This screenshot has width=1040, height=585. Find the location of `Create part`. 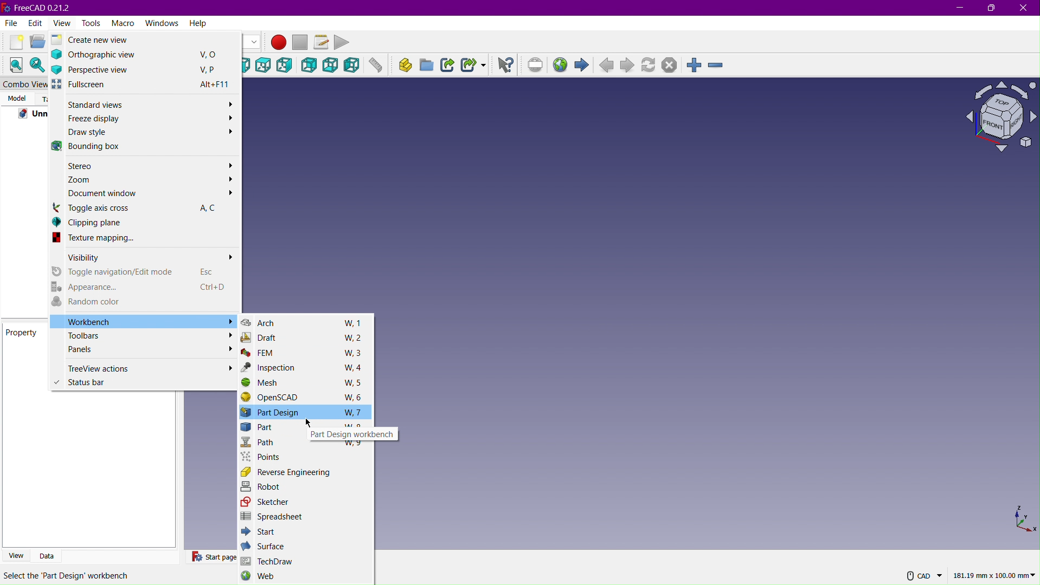

Create part is located at coordinates (405, 66).